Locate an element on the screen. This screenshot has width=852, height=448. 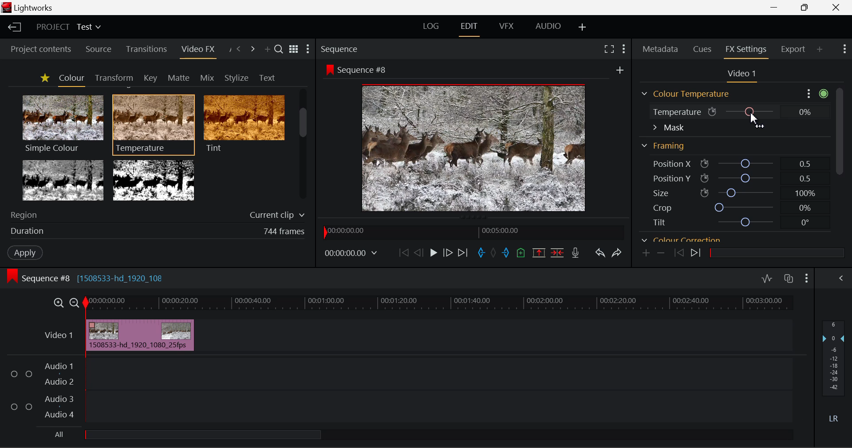
Current clip  is located at coordinates (276, 216).